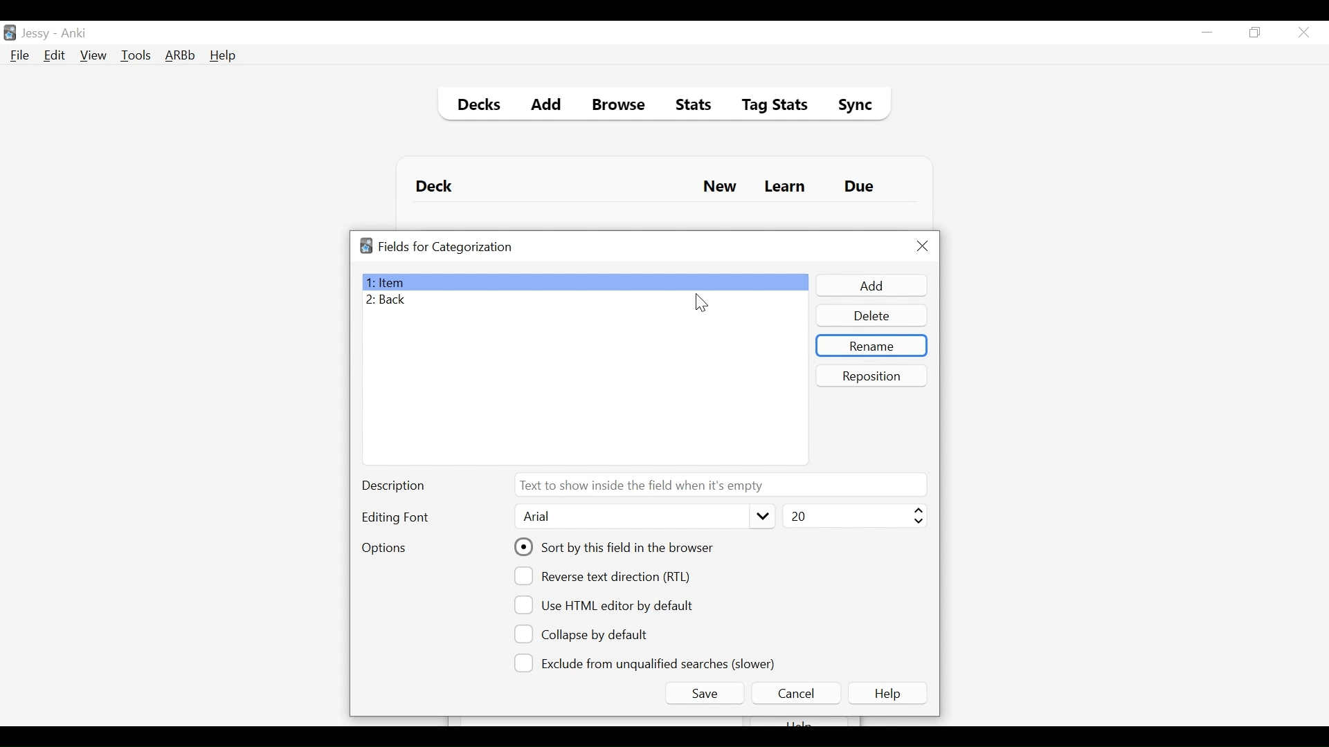 The height and width of the screenshot is (747, 1329). What do you see at coordinates (38, 34) in the screenshot?
I see `User Nmae` at bounding box center [38, 34].